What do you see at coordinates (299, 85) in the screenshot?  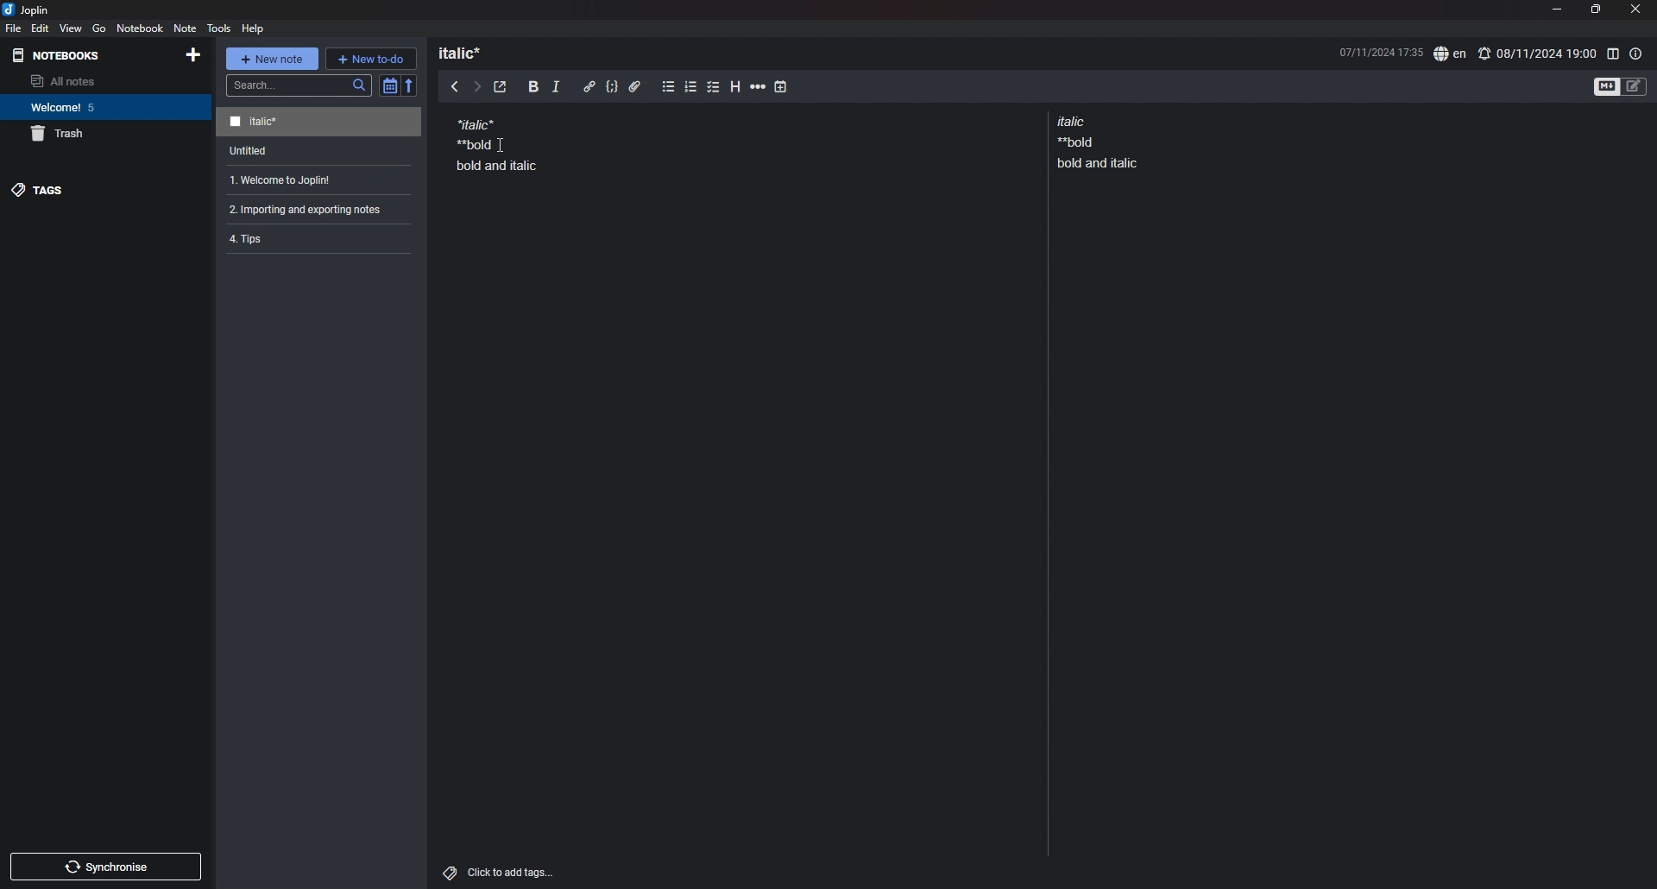 I see `search bar` at bounding box center [299, 85].